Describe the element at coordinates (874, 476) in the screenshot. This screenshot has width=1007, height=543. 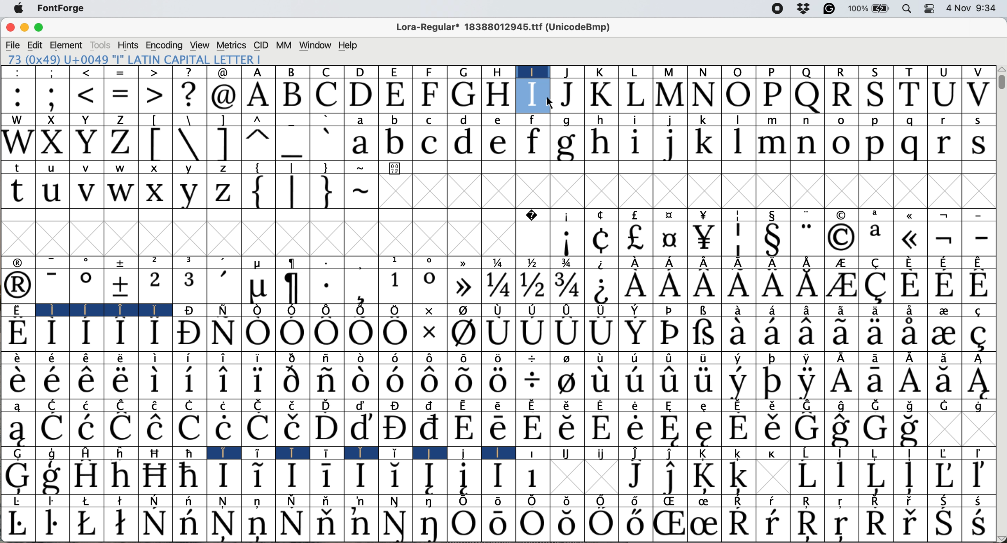
I see `Symbol` at that location.